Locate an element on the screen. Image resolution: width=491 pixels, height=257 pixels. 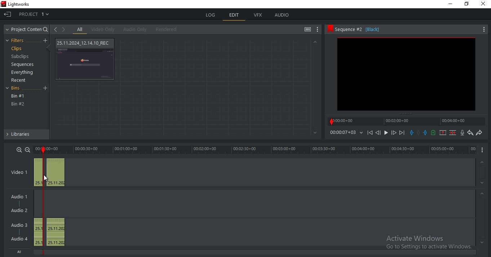
All is located at coordinates (21, 252).